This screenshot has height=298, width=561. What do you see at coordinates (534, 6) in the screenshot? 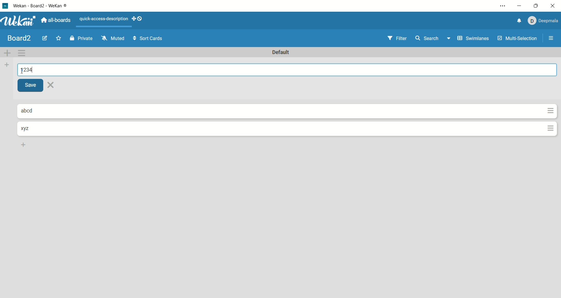
I see `maximize` at bounding box center [534, 6].